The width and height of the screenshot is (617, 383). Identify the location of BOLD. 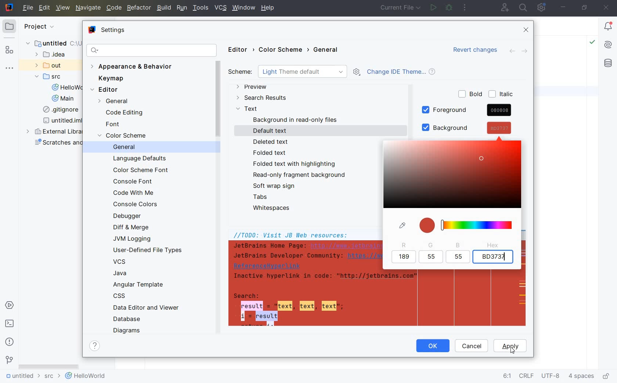
(471, 94).